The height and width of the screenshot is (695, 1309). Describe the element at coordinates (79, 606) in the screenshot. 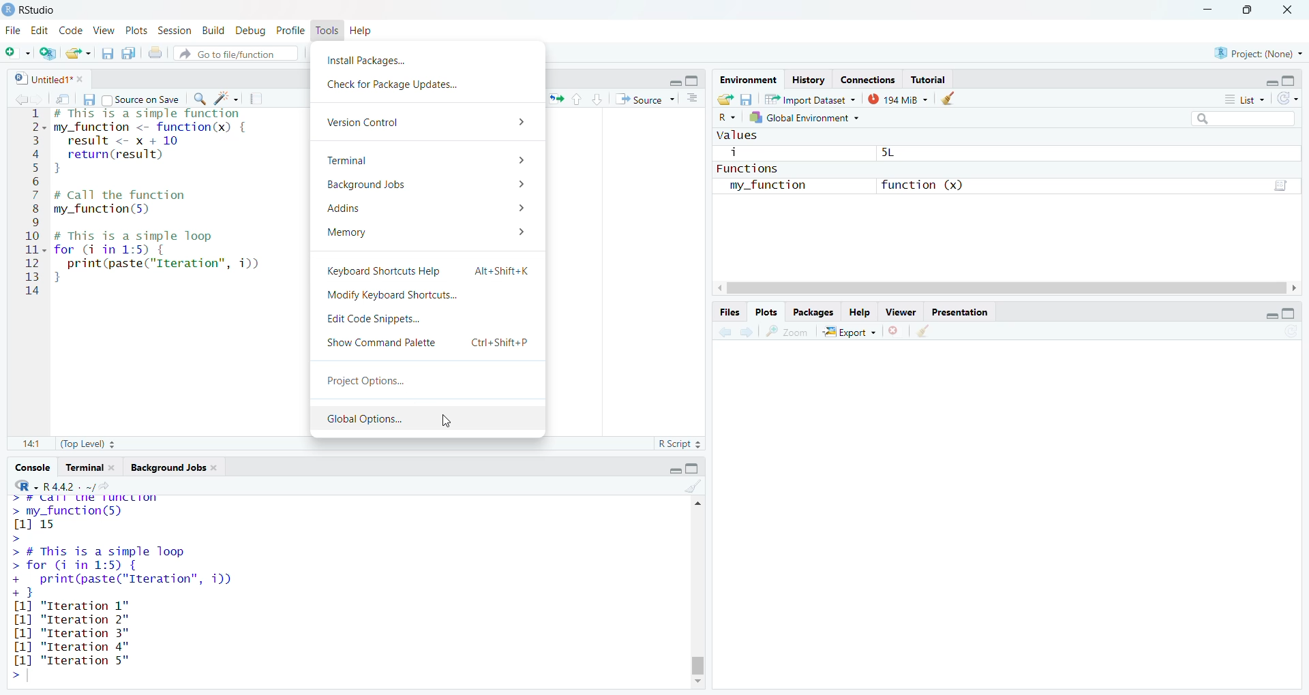

I see `[1] "Iteration 1"` at that location.